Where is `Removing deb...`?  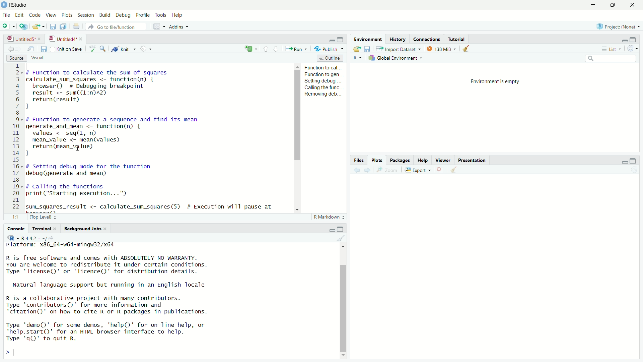
Removing deb... is located at coordinates (324, 95).